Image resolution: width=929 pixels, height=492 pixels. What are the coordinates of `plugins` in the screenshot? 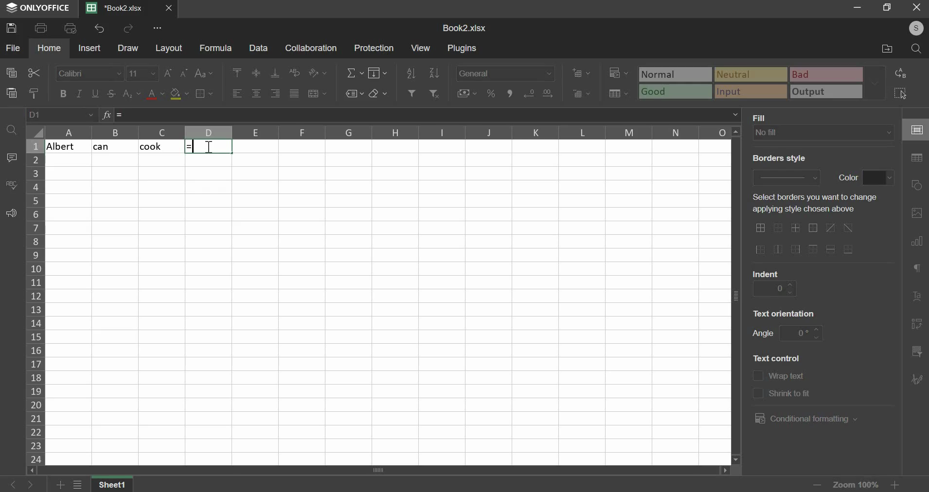 It's located at (463, 49).